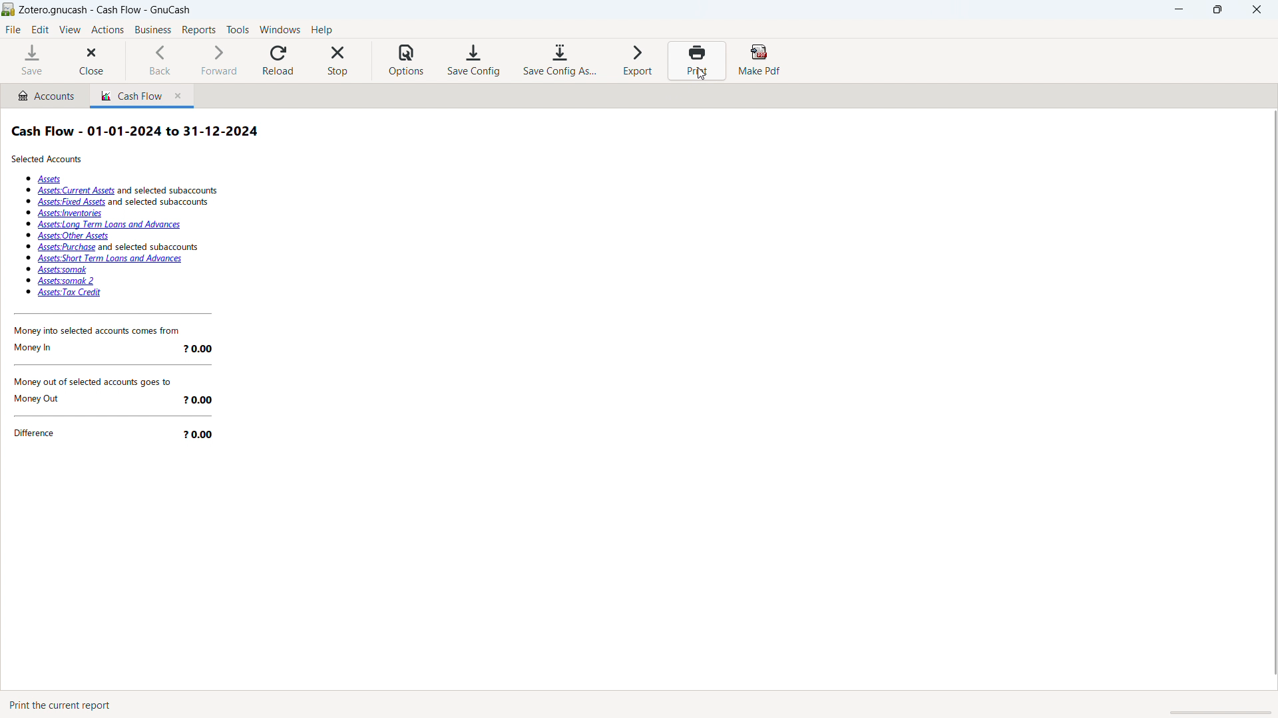 The image size is (1278, 718). Describe the element at coordinates (65, 282) in the screenshot. I see `Assets: somak 2` at that location.